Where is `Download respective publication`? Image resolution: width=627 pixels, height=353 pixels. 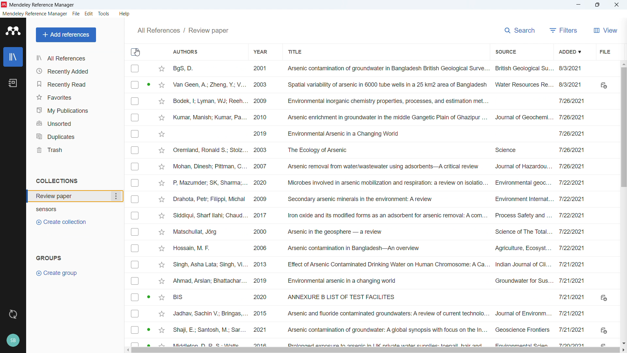 Download respective publication is located at coordinates (604, 298).